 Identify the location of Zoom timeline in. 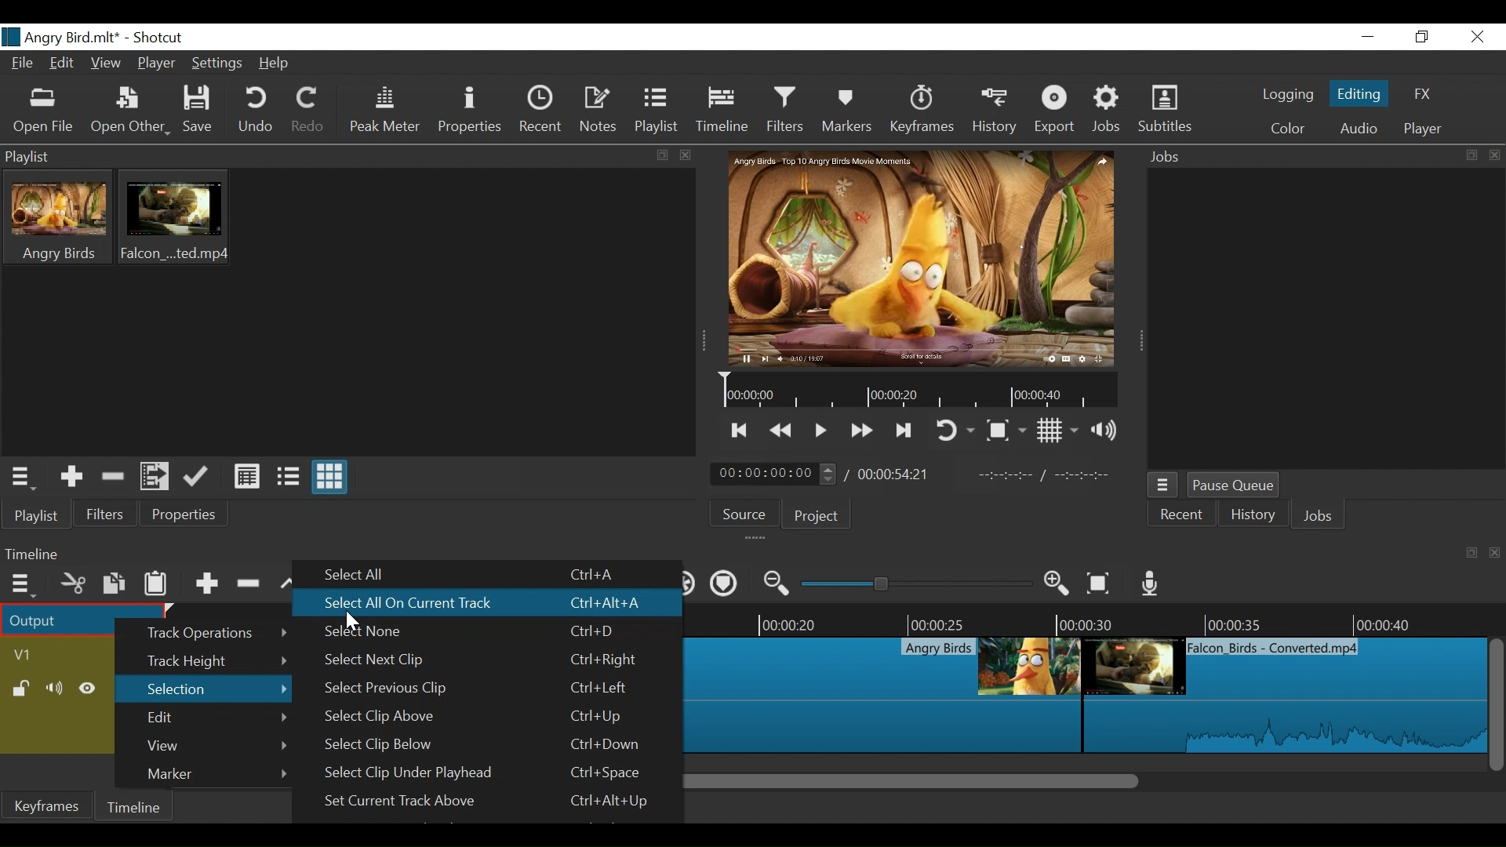
(1057, 584).